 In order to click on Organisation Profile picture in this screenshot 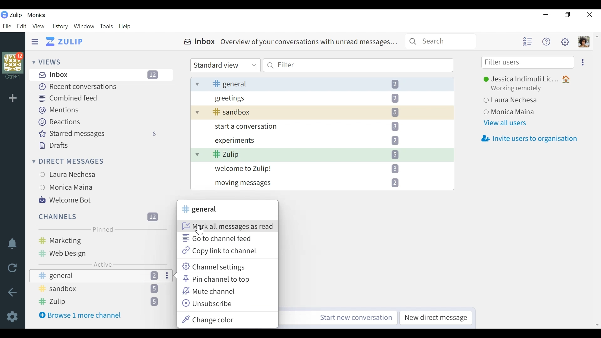, I will do `click(13, 63)`.